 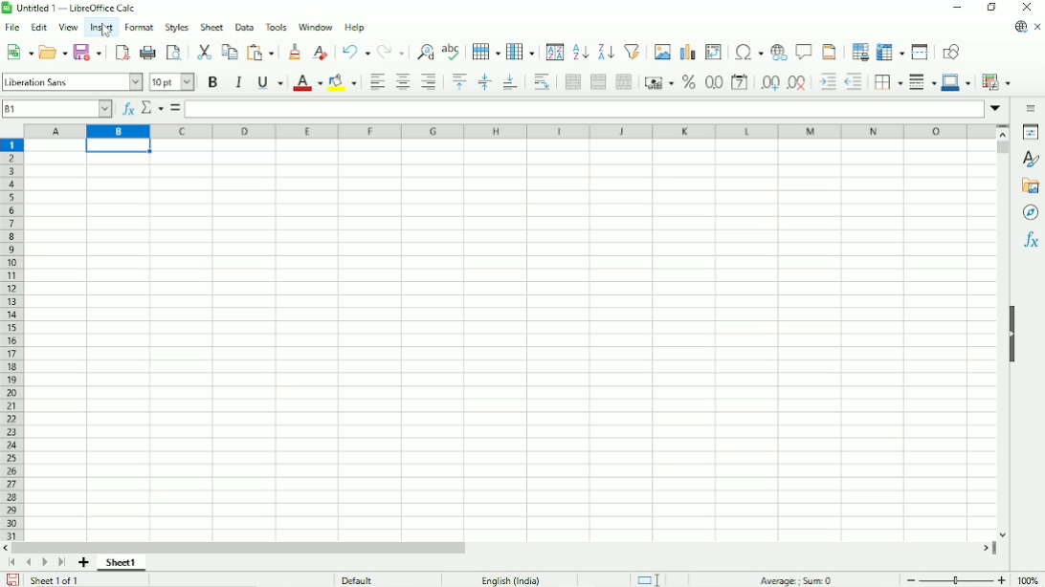 I want to click on Close document, so click(x=1038, y=27).